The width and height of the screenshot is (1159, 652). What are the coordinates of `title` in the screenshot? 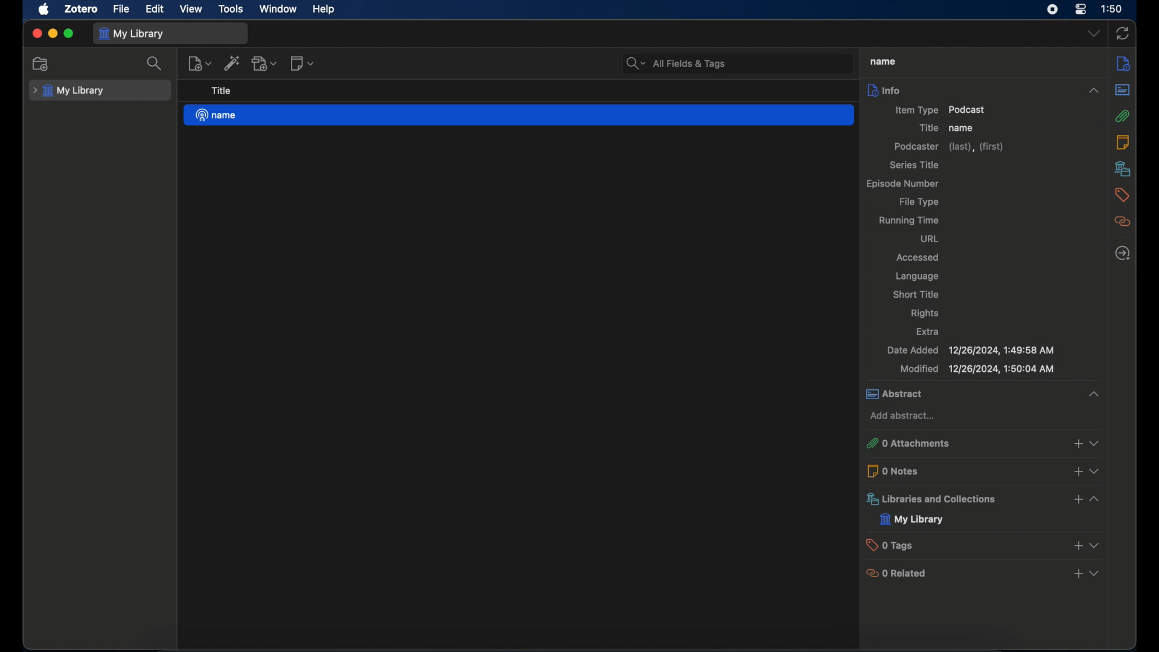 It's located at (927, 127).